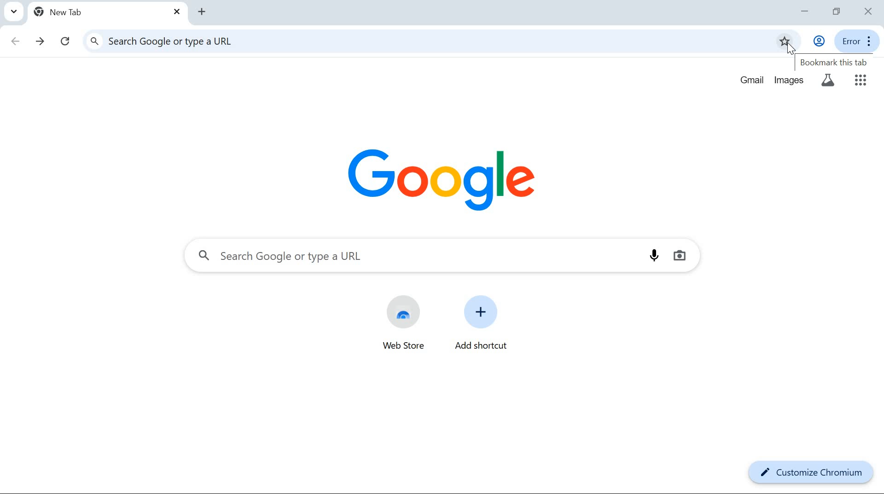 The width and height of the screenshot is (884, 494). I want to click on new tab, so click(201, 11).